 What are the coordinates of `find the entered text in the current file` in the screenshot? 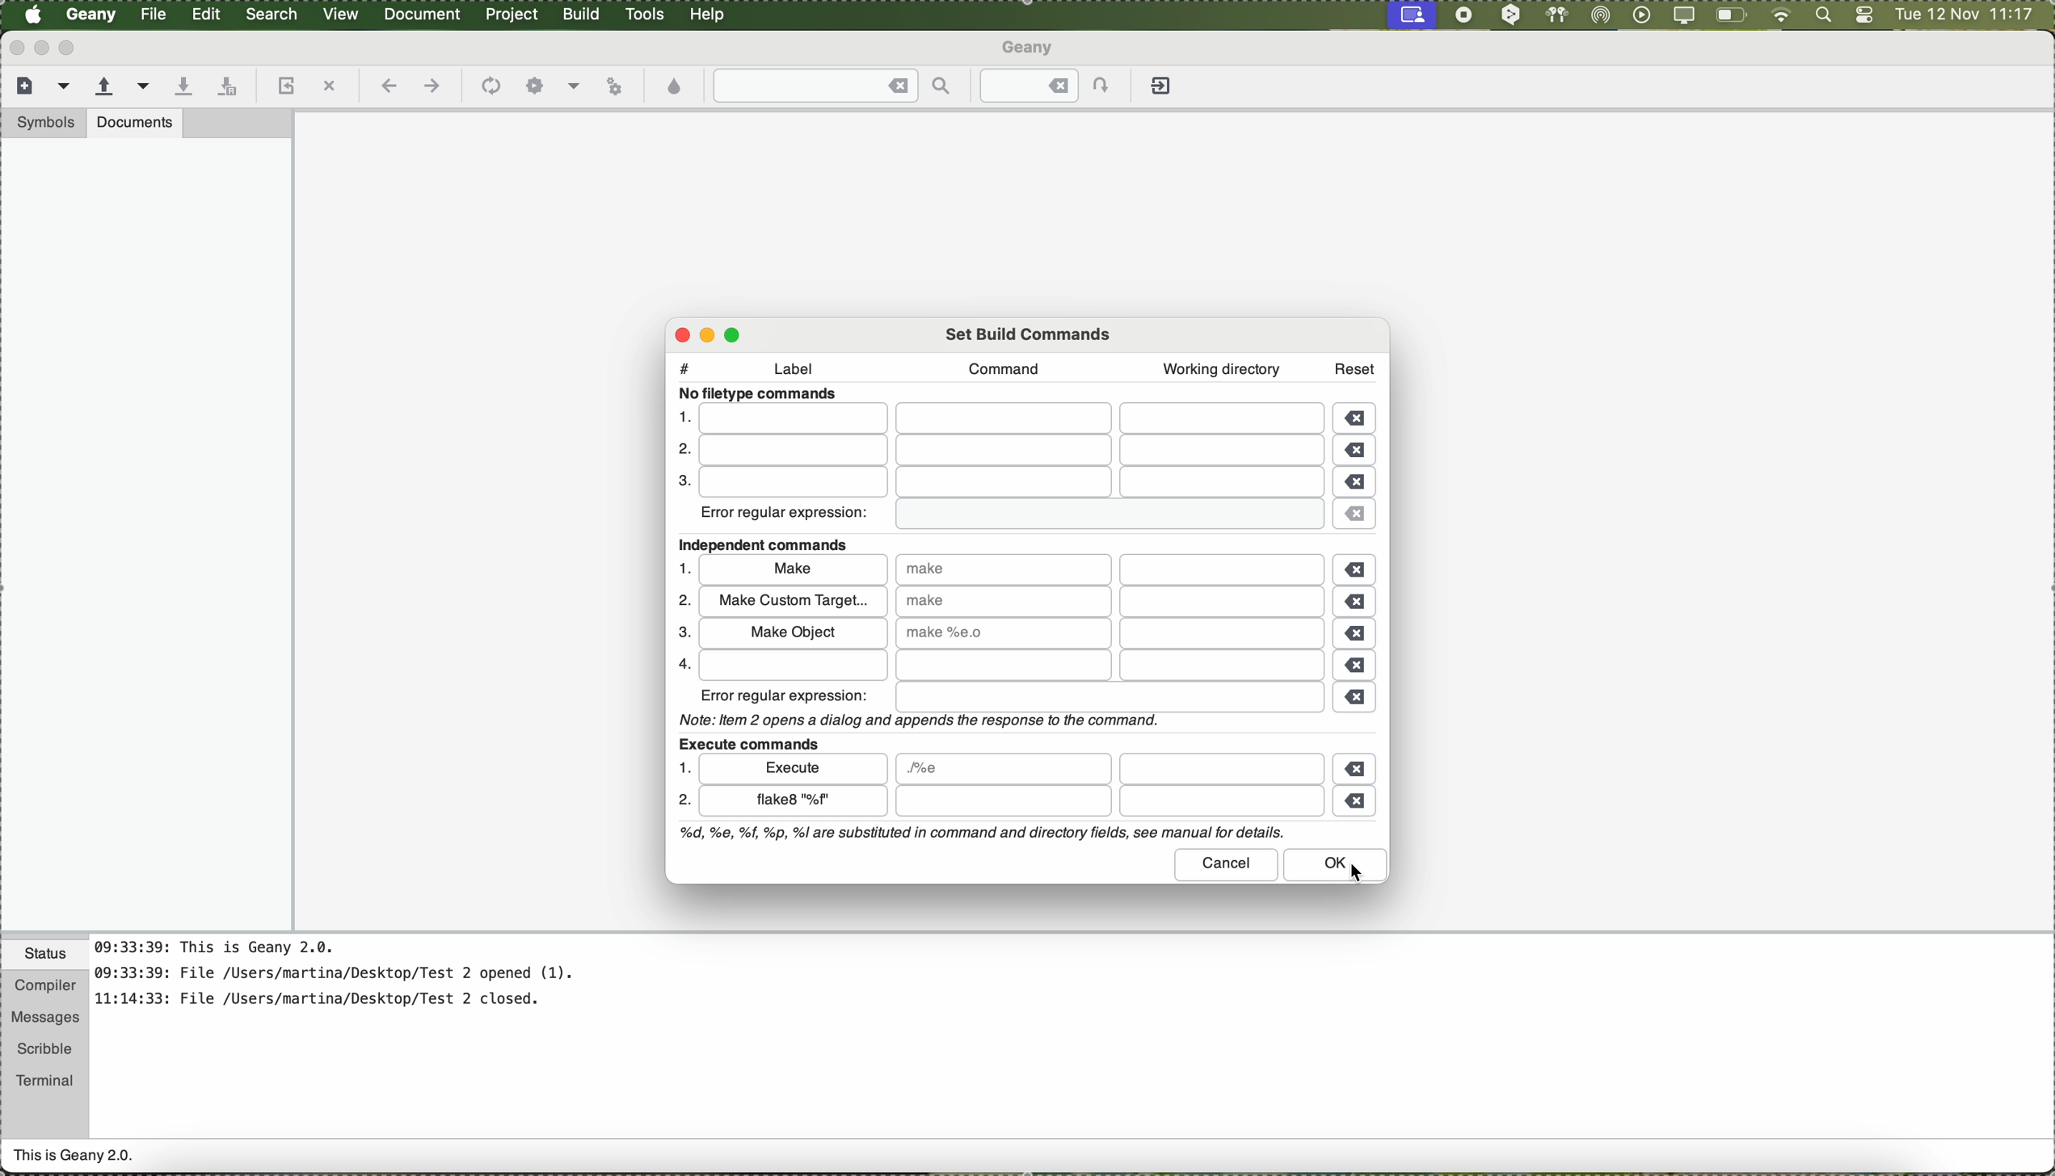 It's located at (833, 86).